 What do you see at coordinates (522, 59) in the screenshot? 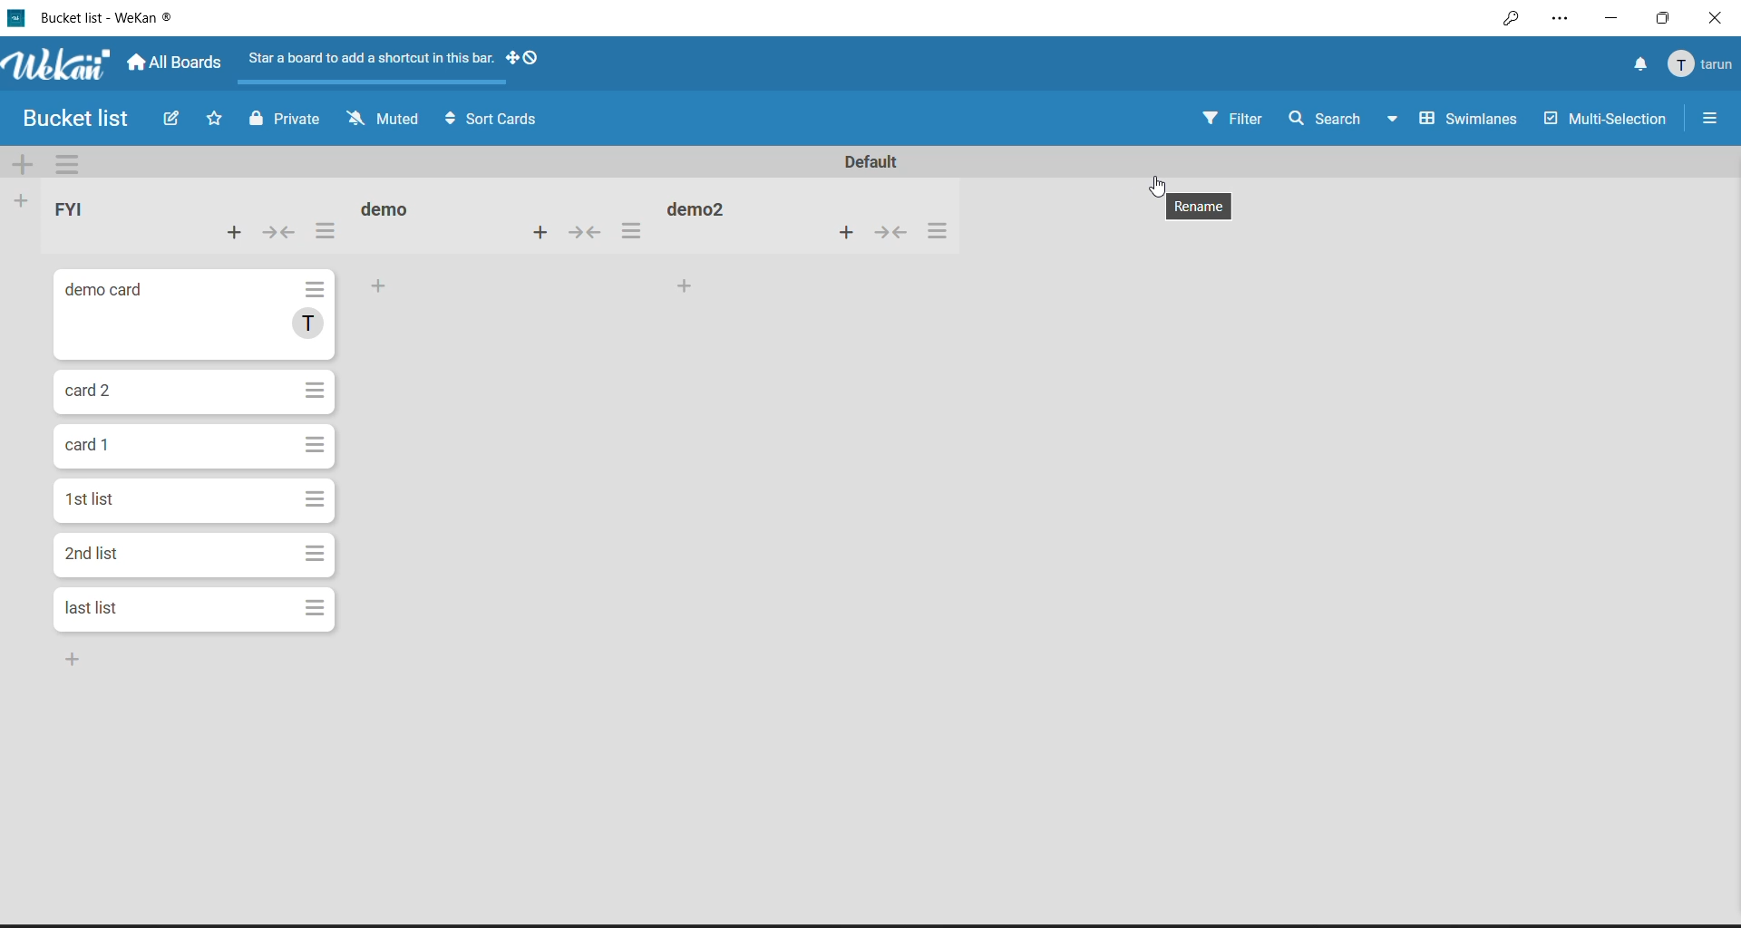
I see `show desktop drag handles` at bounding box center [522, 59].